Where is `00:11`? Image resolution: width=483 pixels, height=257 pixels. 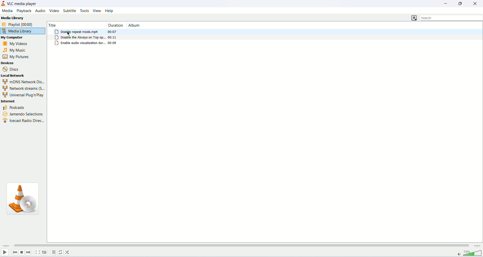 00:11 is located at coordinates (111, 37).